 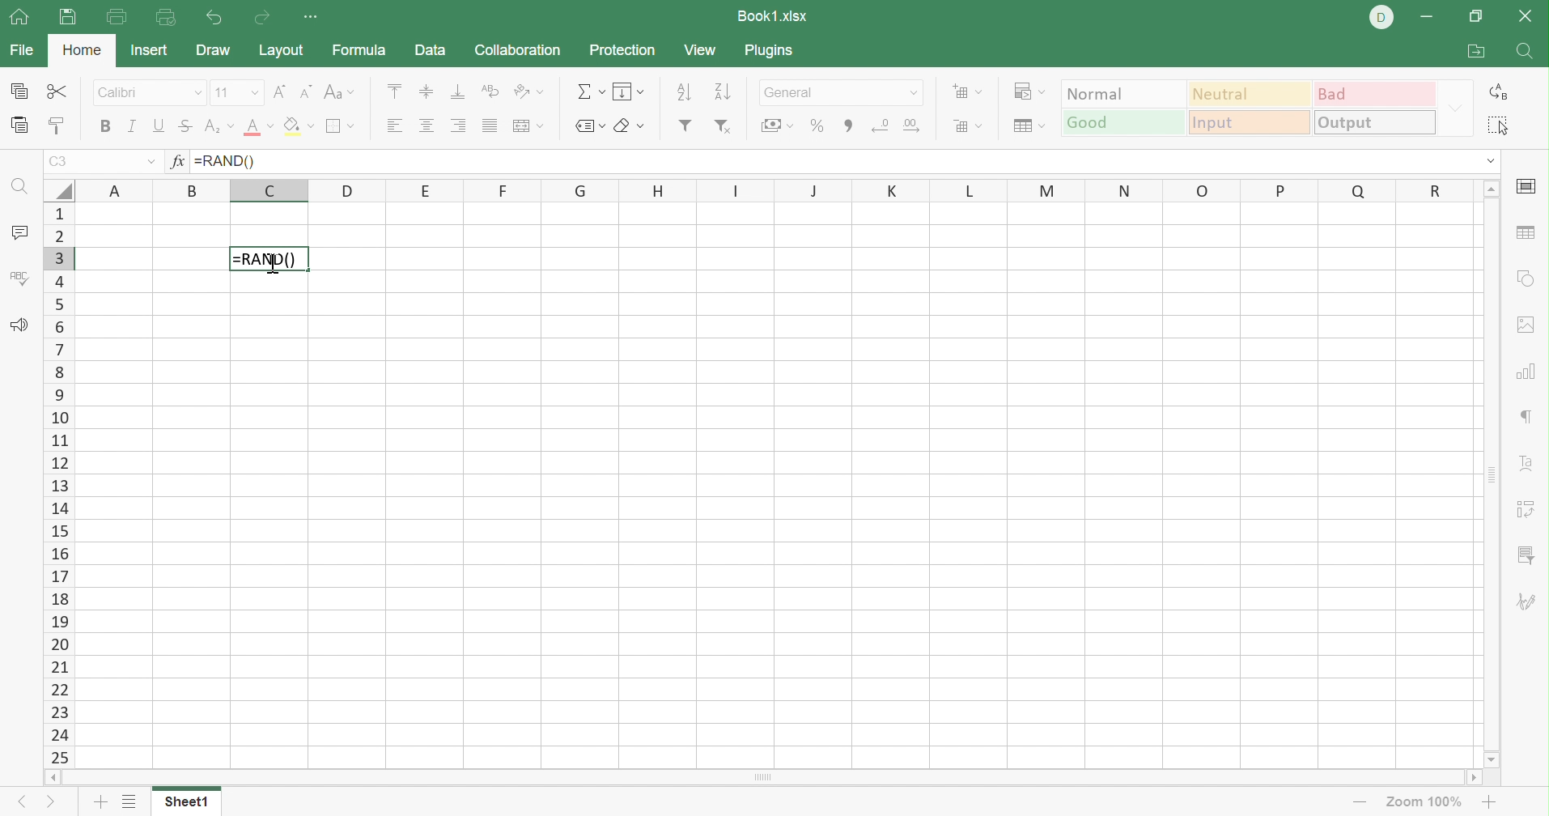 I want to click on Align middle, so click(x=424, y=90).